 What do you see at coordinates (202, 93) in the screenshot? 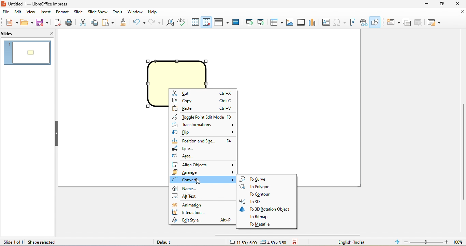
I see `cut` at bounding box center [202, 93].